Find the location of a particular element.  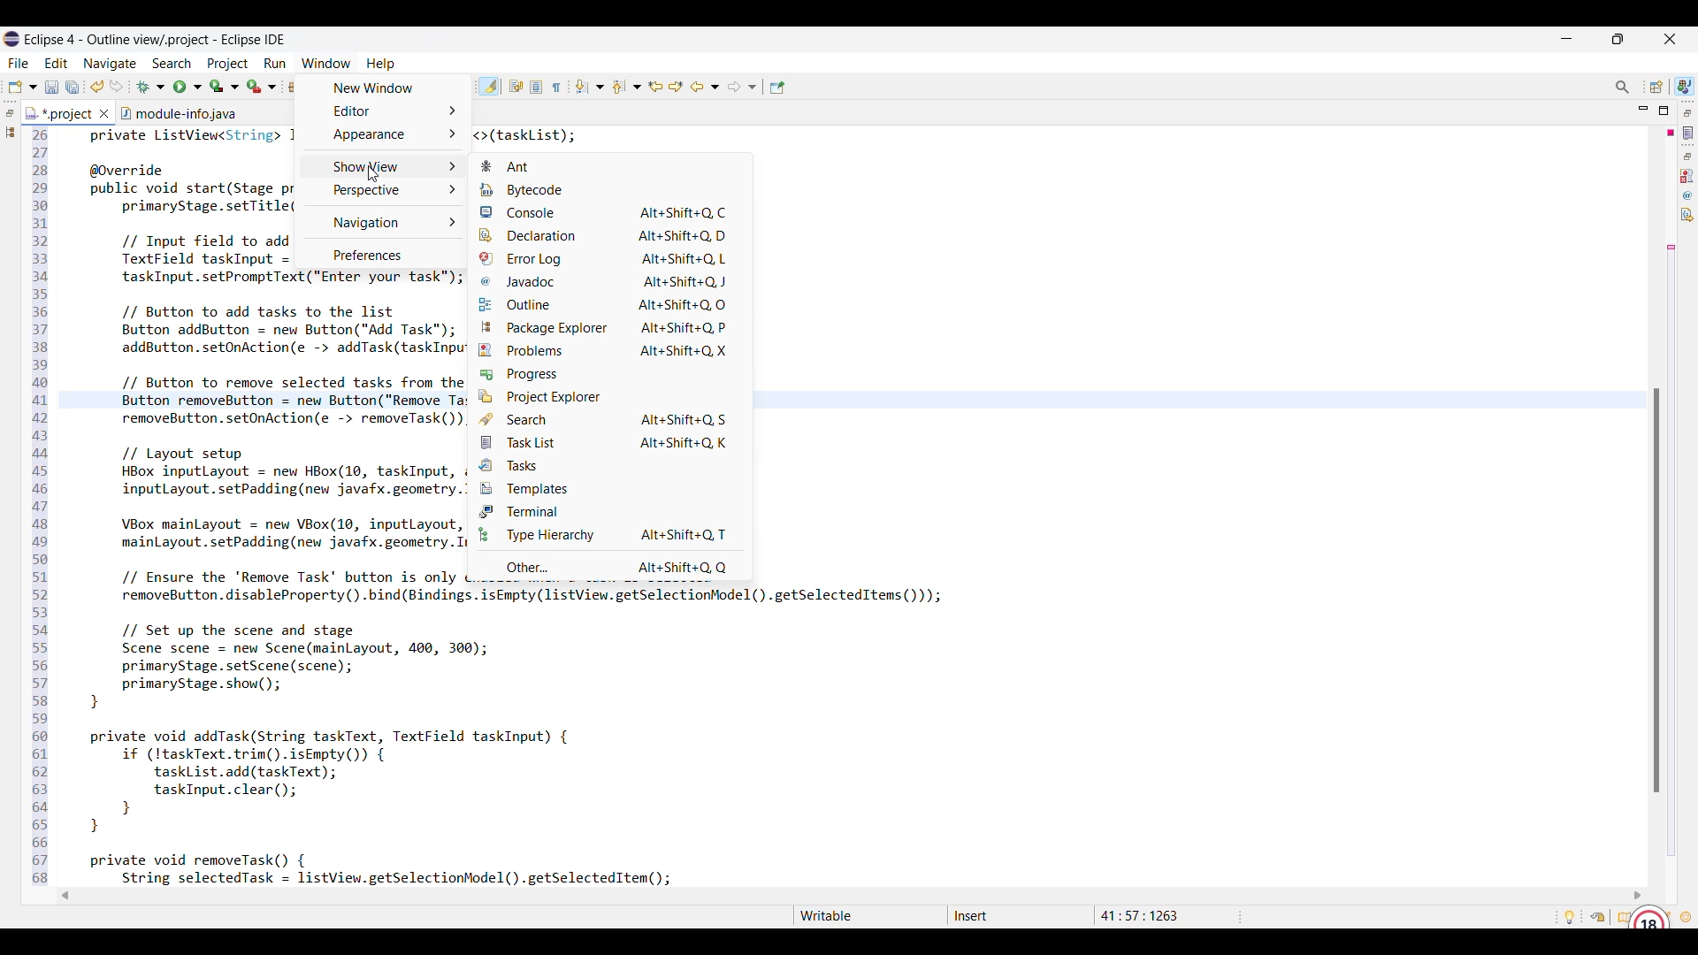

New options is located at coordinates (22, 87).